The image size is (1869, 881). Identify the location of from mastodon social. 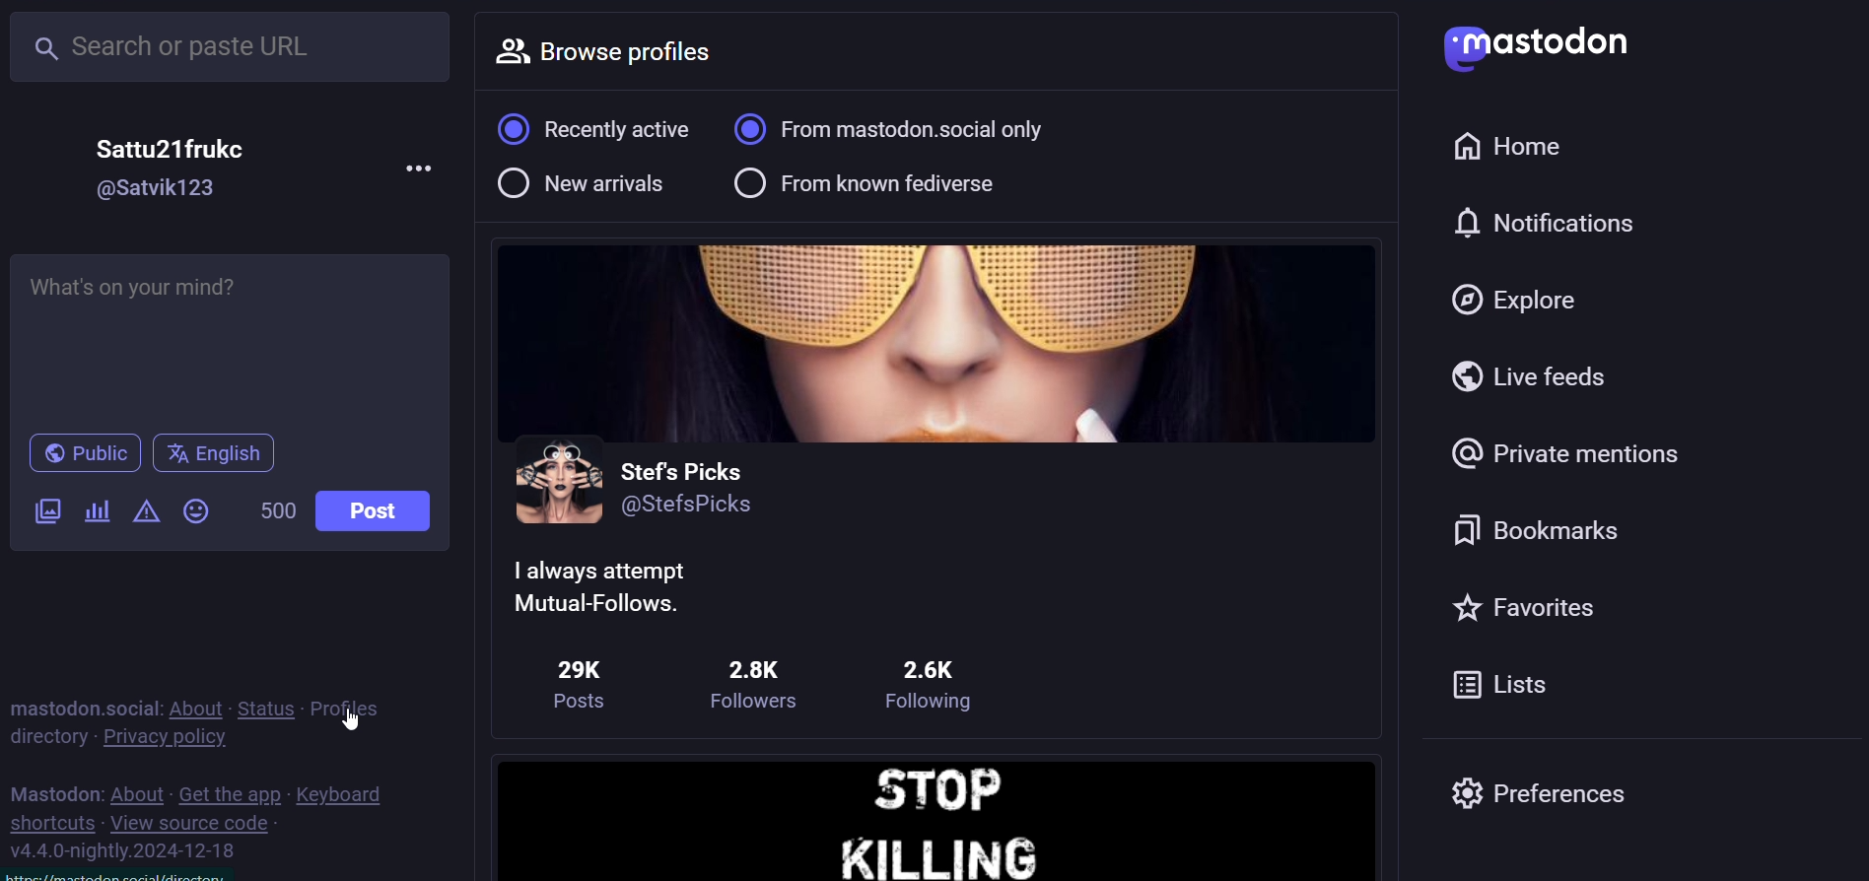
(904, 130).